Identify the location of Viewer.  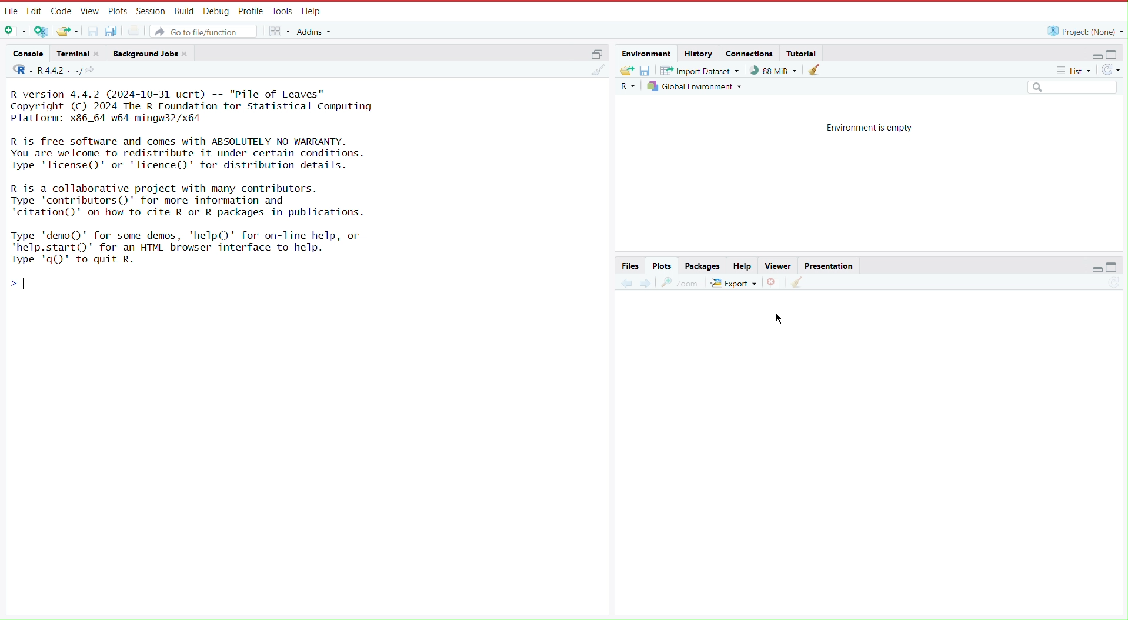
(776, 266).